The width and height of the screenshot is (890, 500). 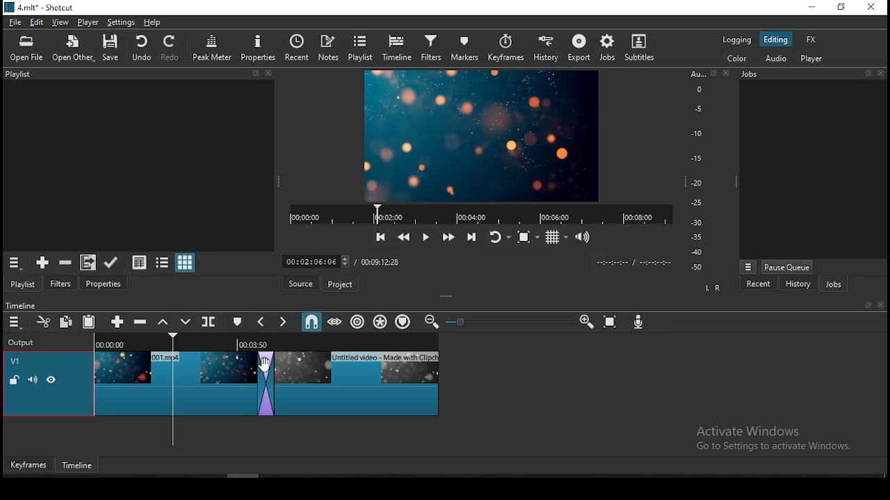 I want to click on play/pause, so click(x=426, y=235).